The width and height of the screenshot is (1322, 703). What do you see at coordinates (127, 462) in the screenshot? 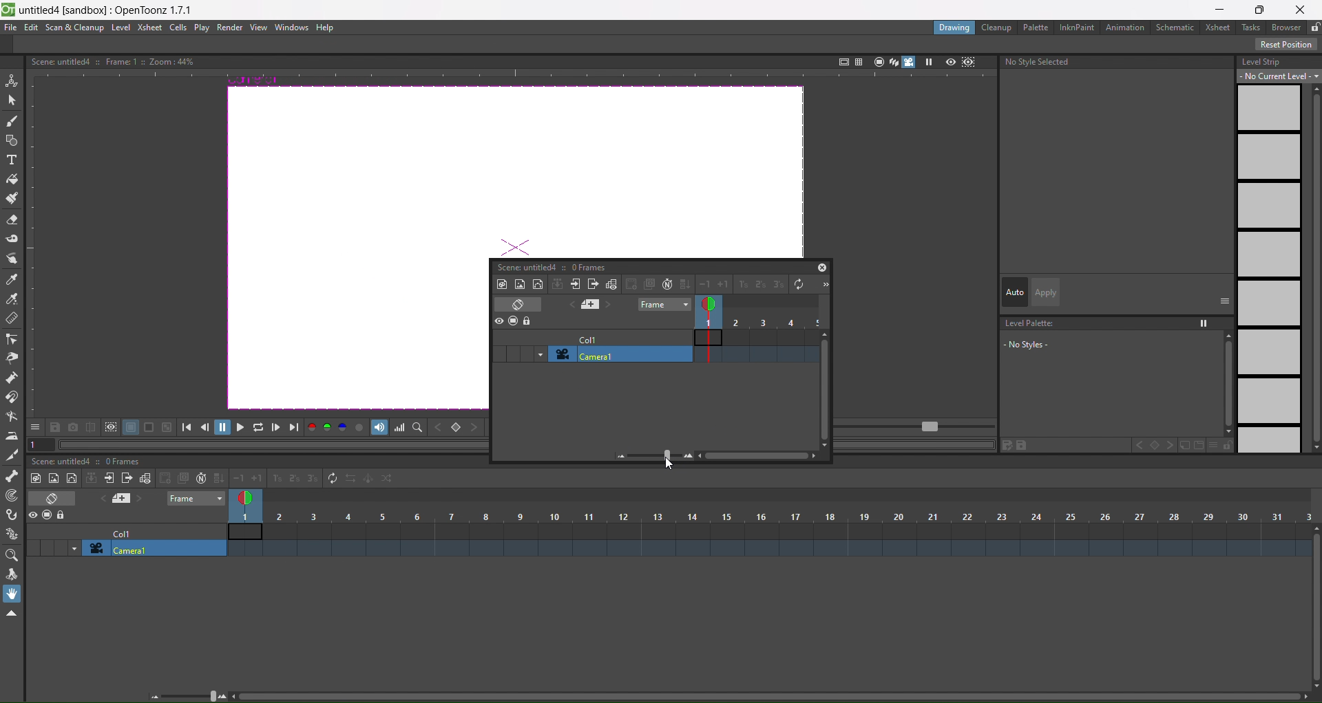
I see `0 frames` at bounding box center [127, 462].